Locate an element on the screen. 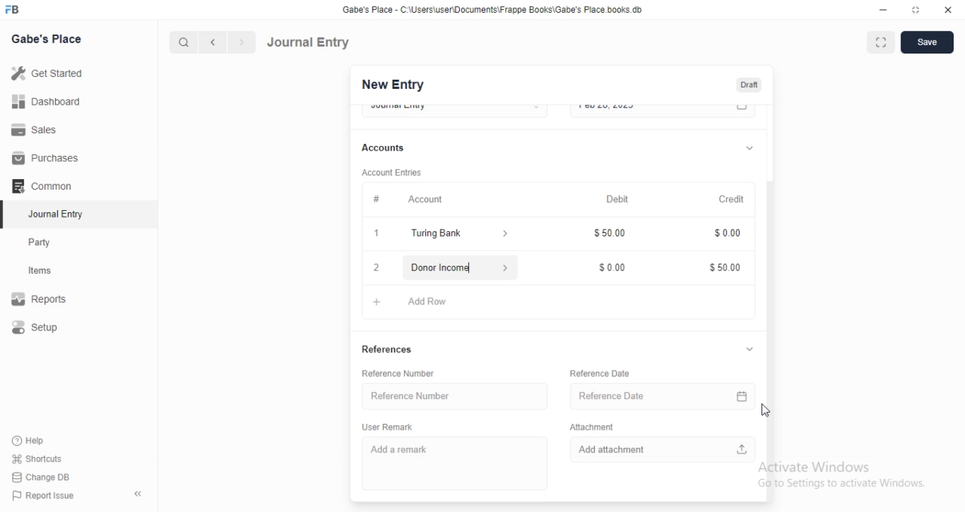 Image resolution: width=965 pixels, height=512 pixels. Credit is located at coordinates (733, 200).